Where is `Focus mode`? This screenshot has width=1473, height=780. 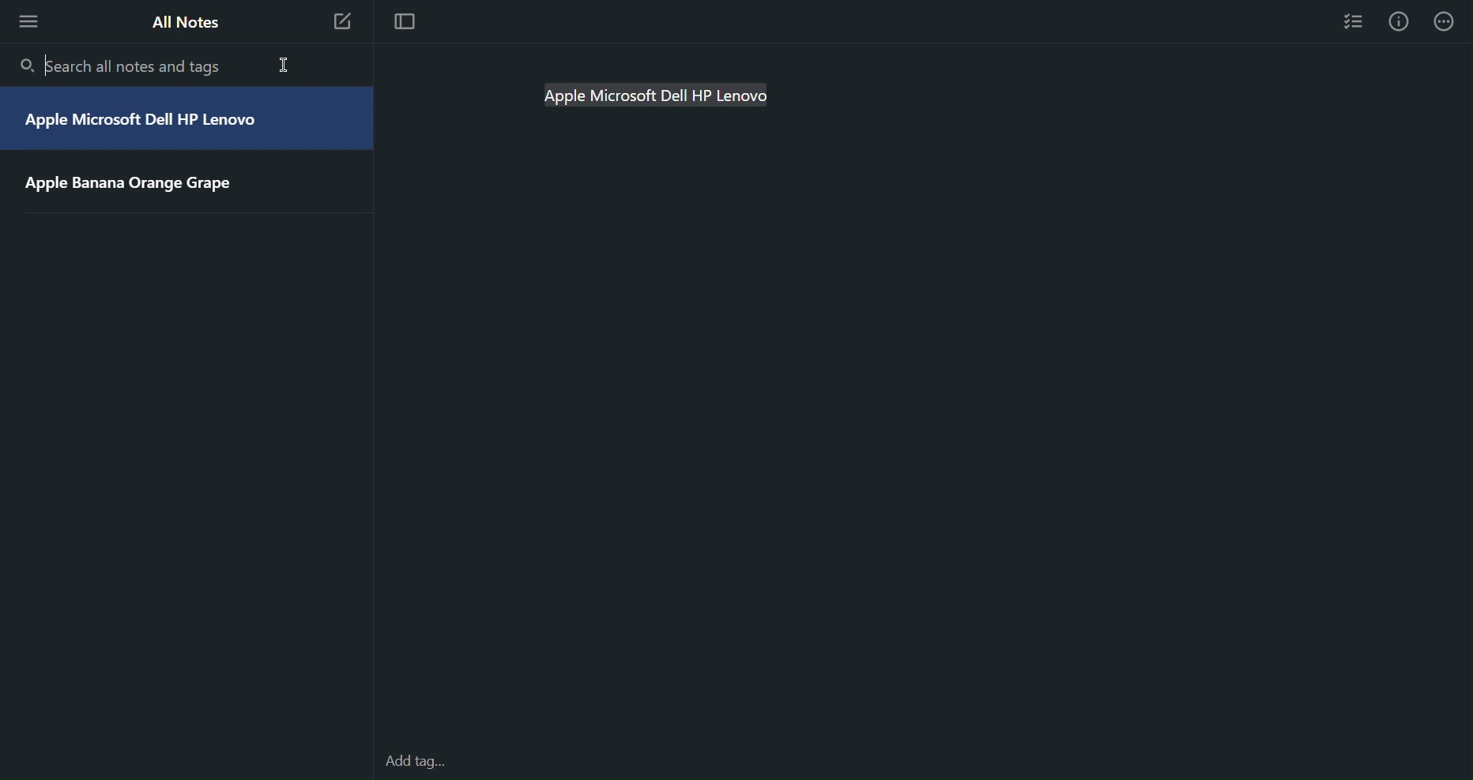
Focus mode is located at coordinates (405, 25).